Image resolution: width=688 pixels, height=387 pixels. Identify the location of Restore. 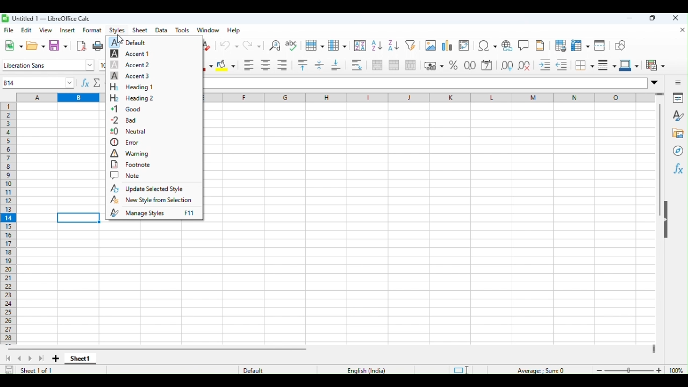
(653, 18).